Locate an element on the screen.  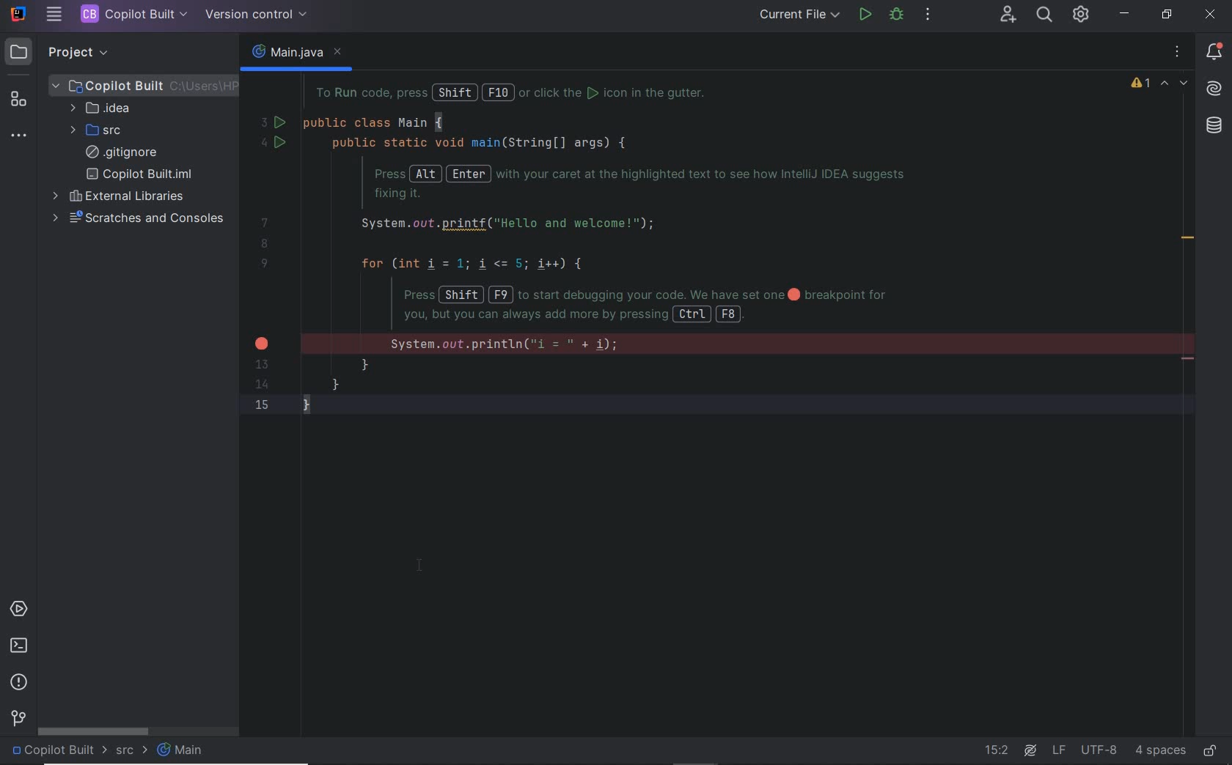
AI Assistant is located at coordinates (1029, 750).